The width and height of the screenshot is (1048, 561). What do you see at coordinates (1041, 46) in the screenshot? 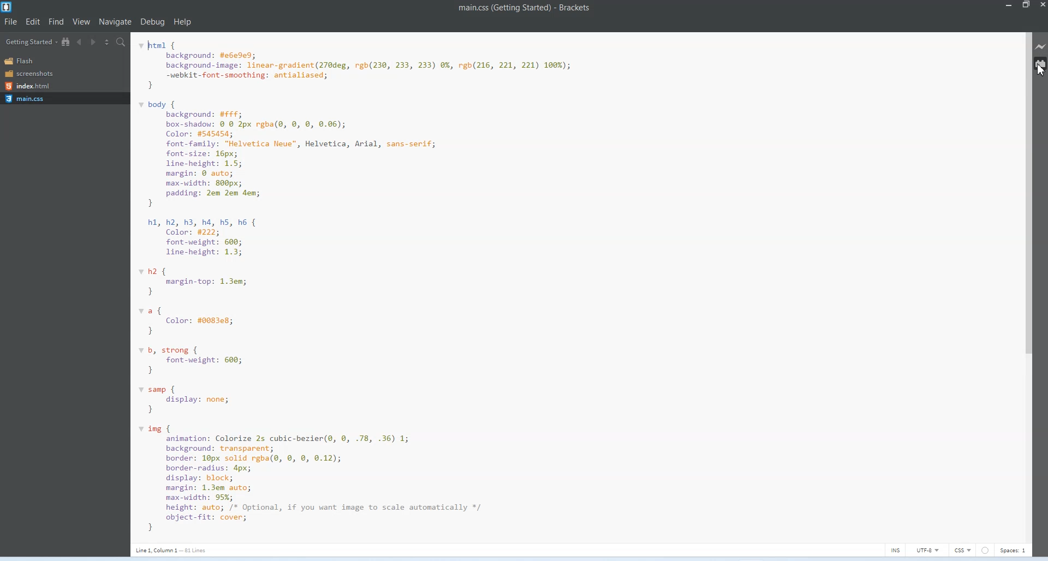
I see `Live Preview` at bounding box center [1041, 46].